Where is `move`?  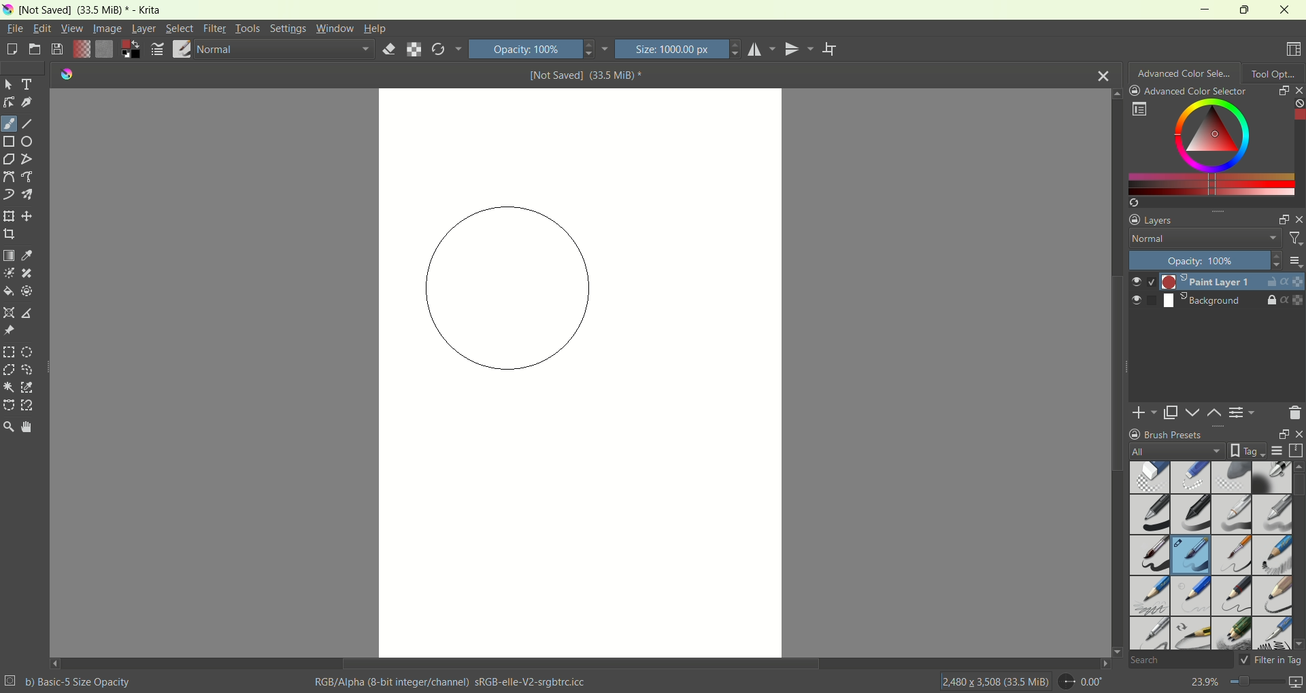 move is located at coordinates (27, 216).